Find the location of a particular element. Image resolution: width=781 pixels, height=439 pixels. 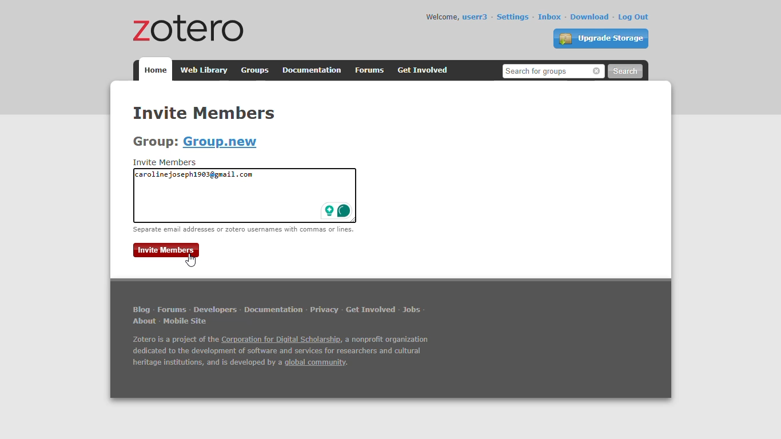

documentation is located at coordinates (312, 70).